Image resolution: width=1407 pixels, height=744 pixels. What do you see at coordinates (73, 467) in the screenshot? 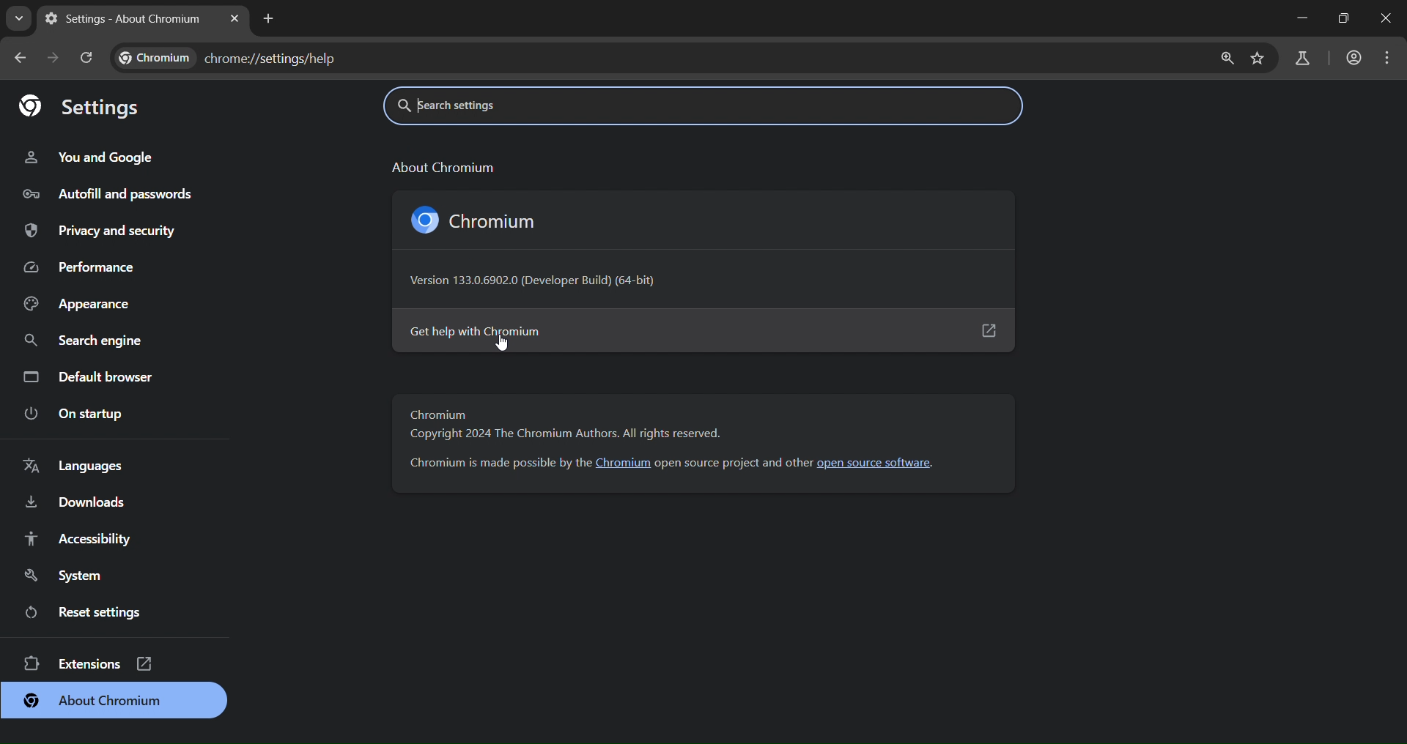
I see `languages` at bounding box center [73, 467].